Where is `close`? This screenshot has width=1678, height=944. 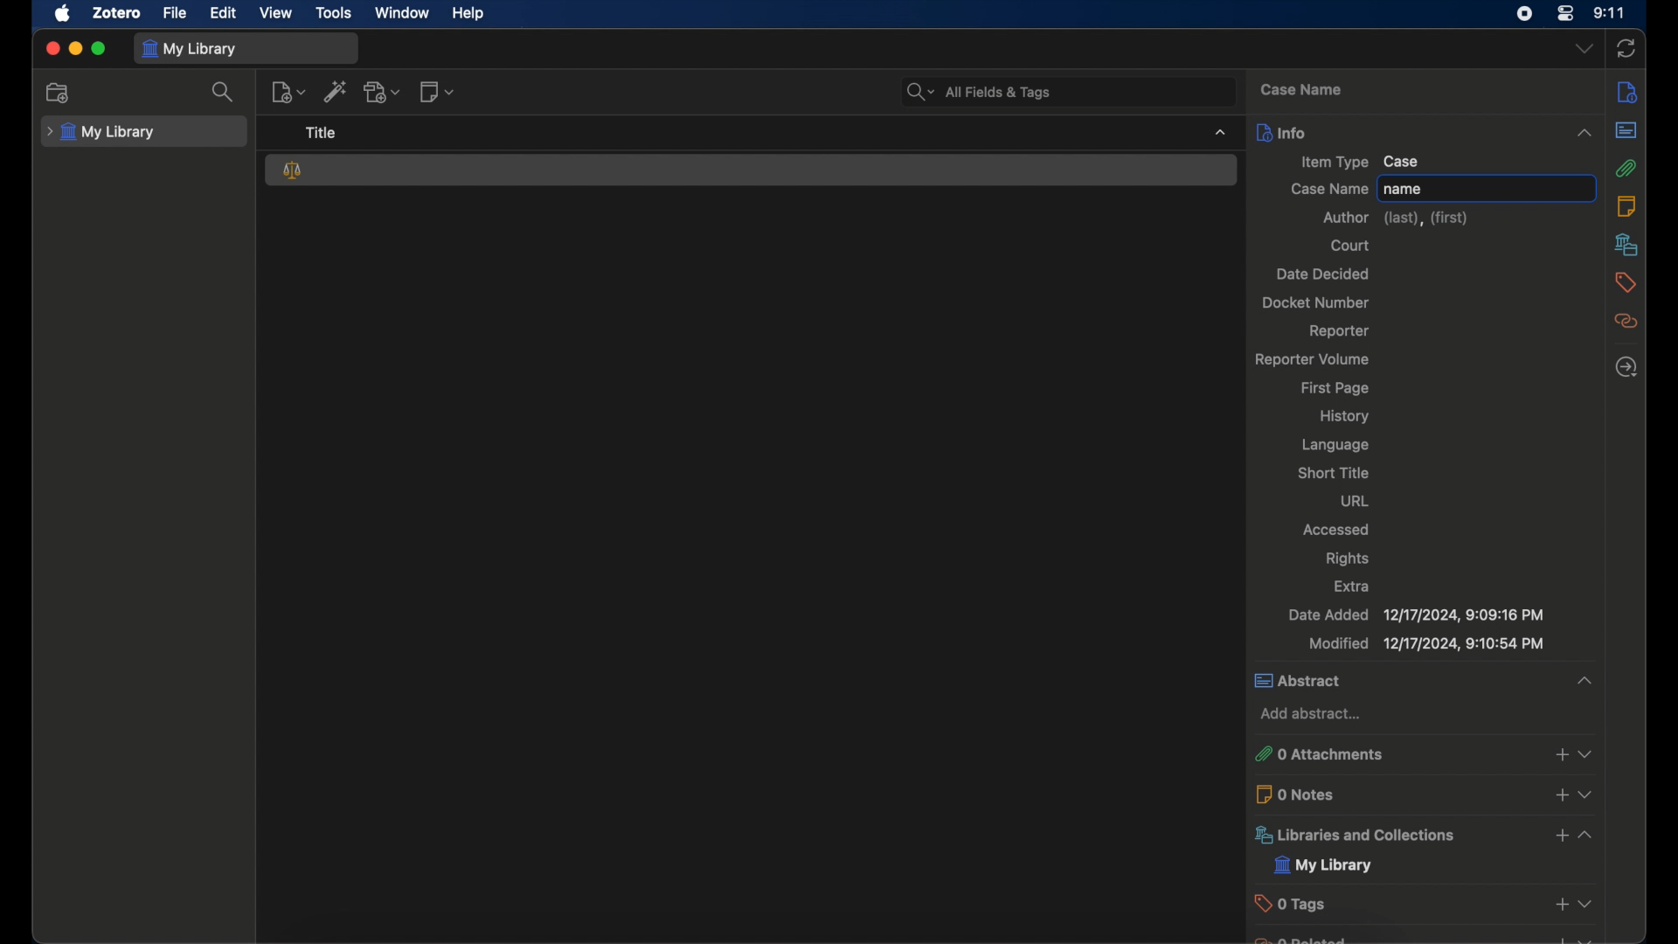
close is located at coordinates (52, 47).